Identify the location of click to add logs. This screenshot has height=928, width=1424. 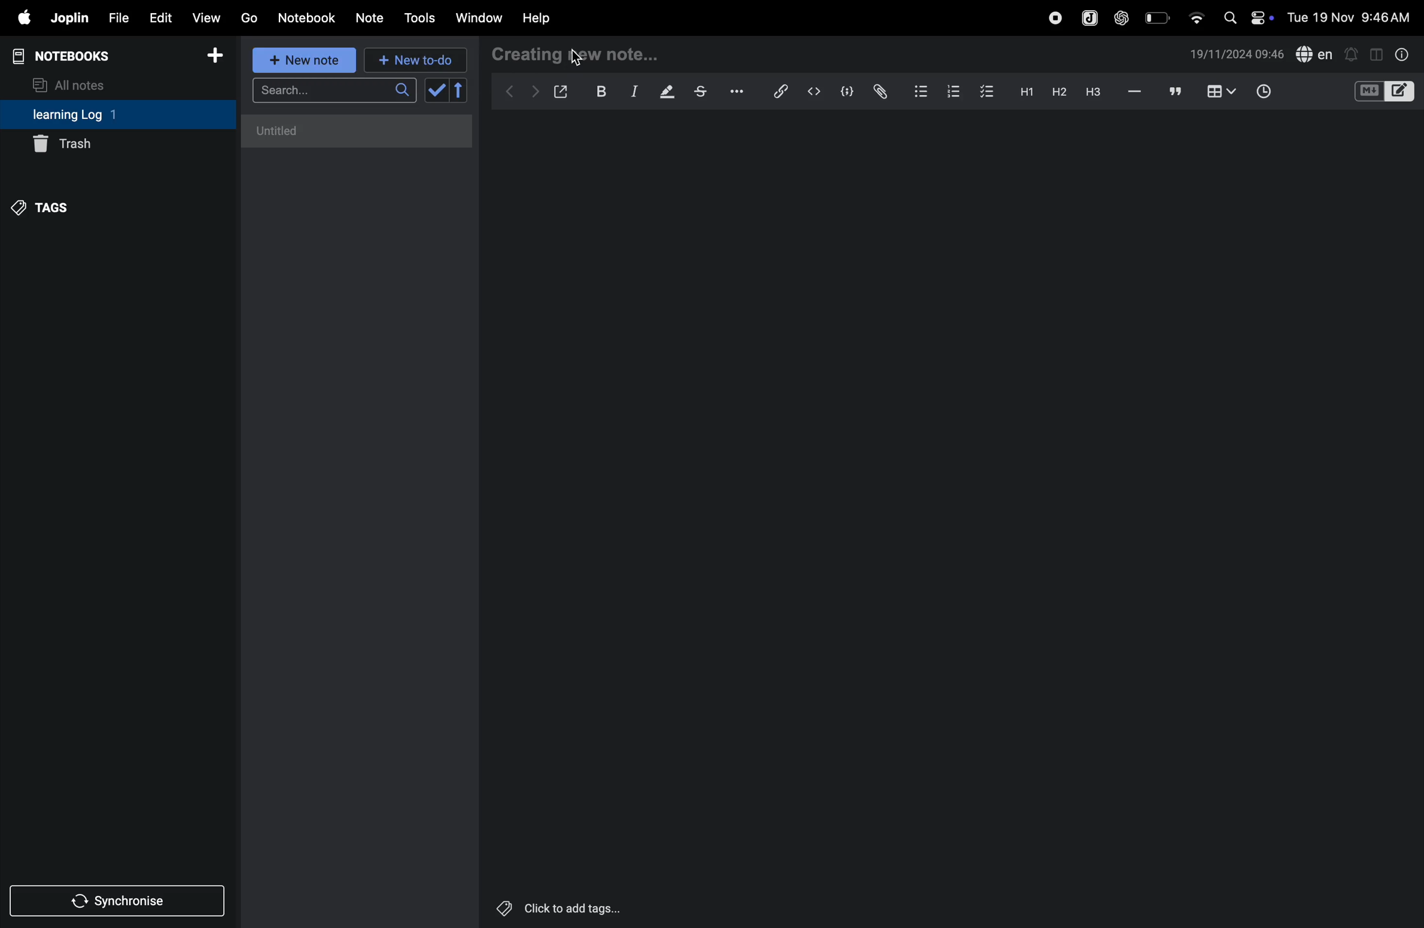
(557, 908).